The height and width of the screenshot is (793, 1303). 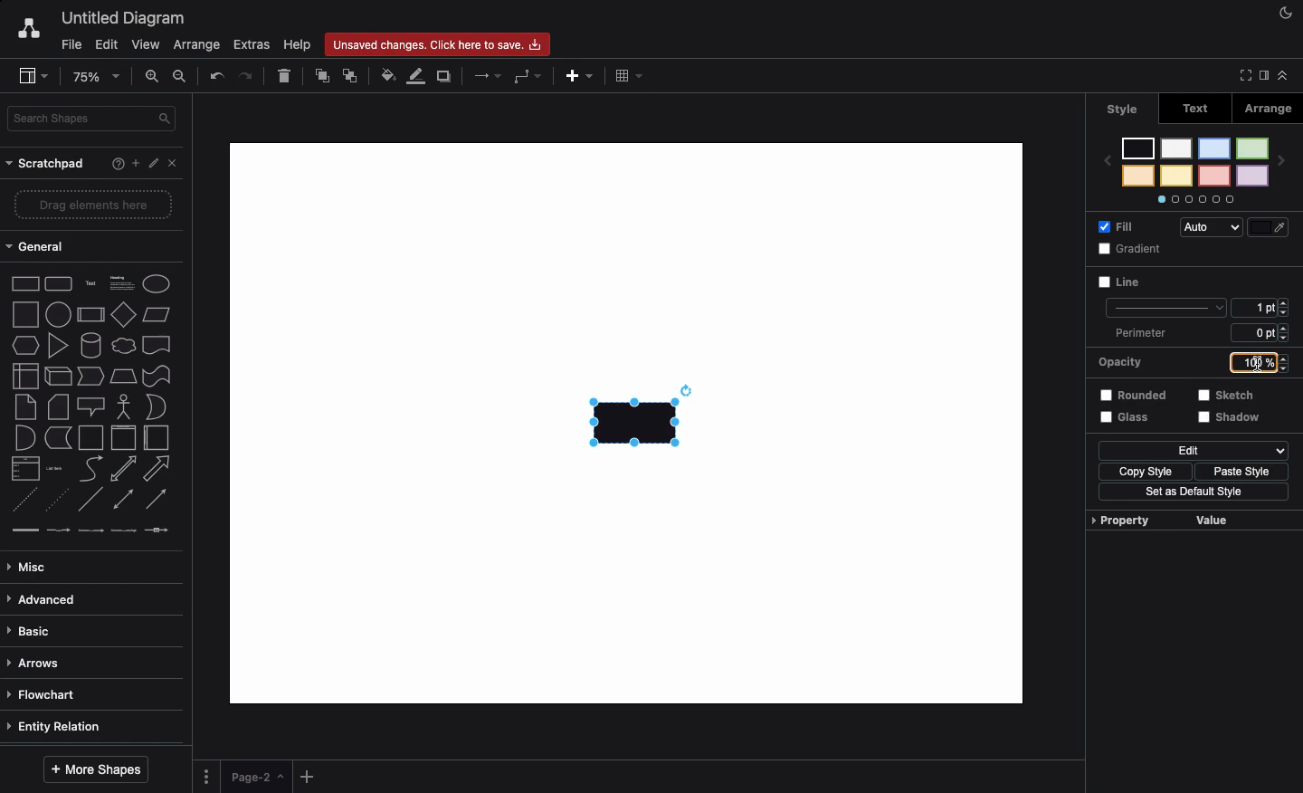 What do you see at coordinates (30, 32) in the screenshot?
I see `Draw.io` at bounding box center [30, 32].